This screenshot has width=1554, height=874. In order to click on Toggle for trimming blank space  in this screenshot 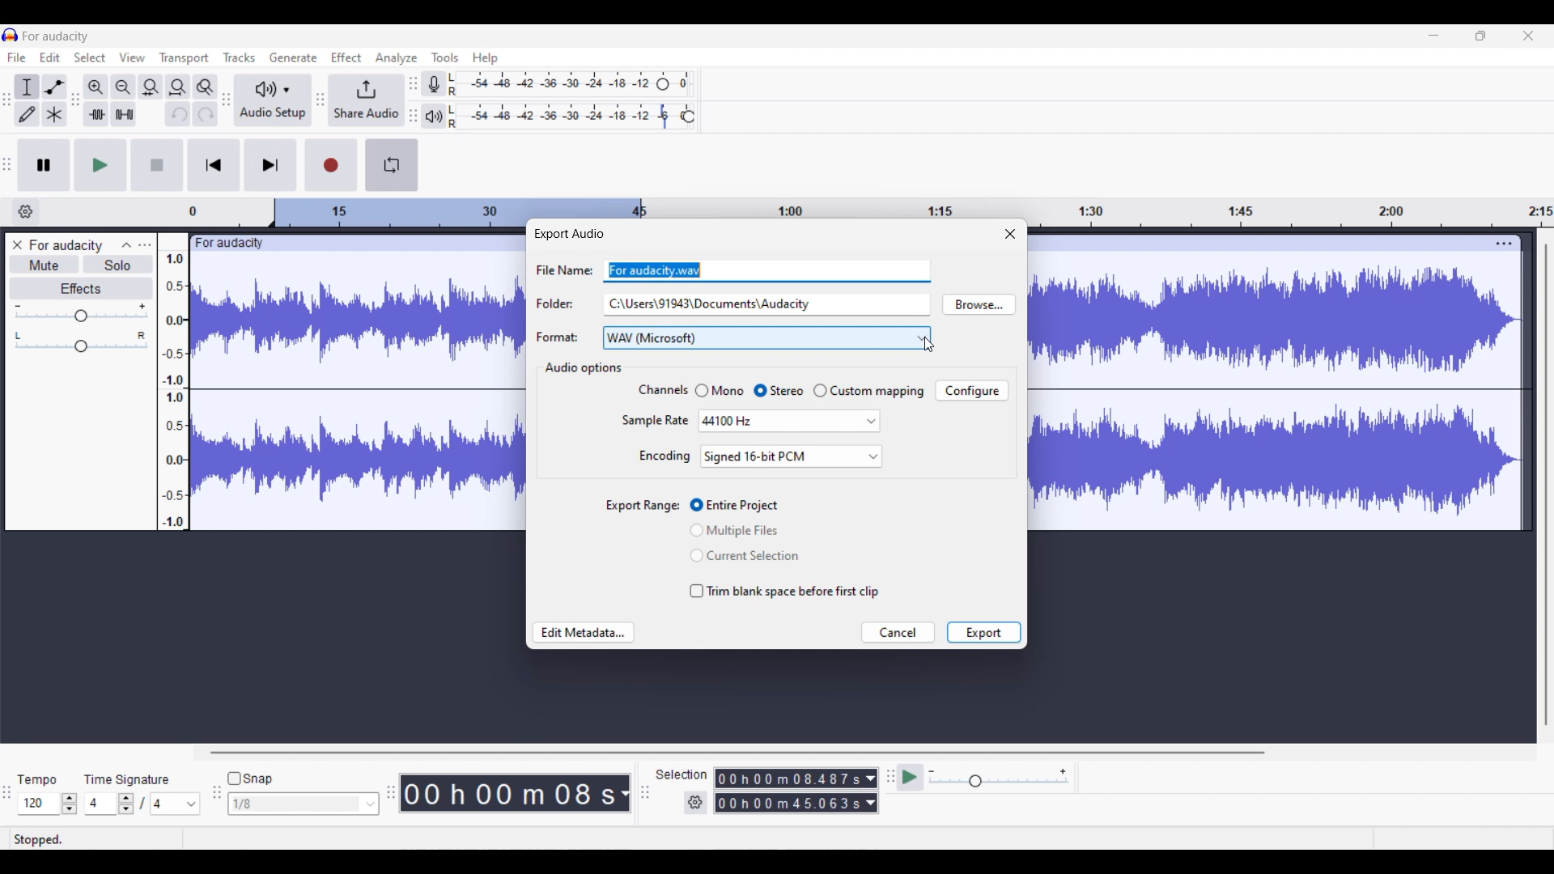, I will do `click(784, 592)`.